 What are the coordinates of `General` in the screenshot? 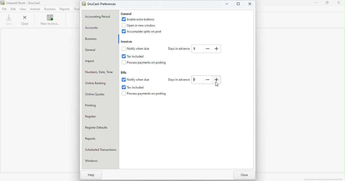 It's located at (100, 50).